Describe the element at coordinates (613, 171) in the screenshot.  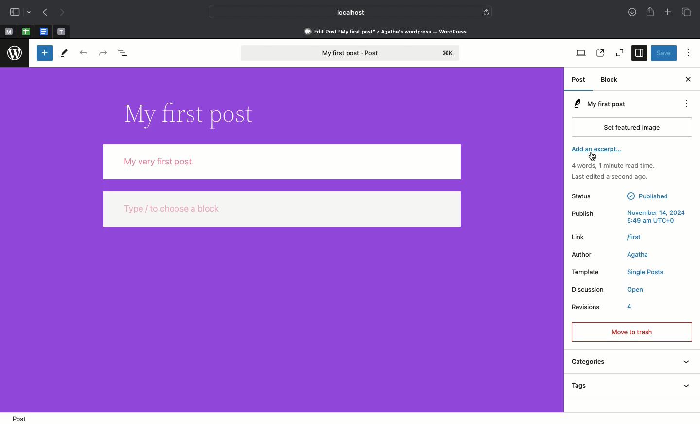
I see `Activity` at that location.